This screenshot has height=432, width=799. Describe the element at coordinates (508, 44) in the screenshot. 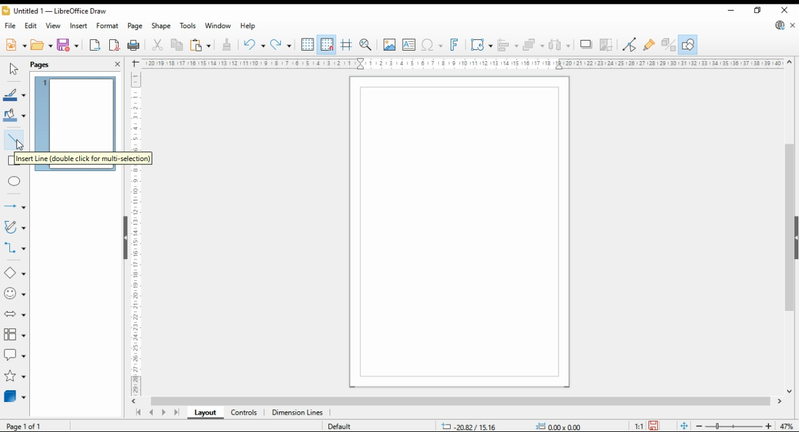

I see `align objects` at that location.